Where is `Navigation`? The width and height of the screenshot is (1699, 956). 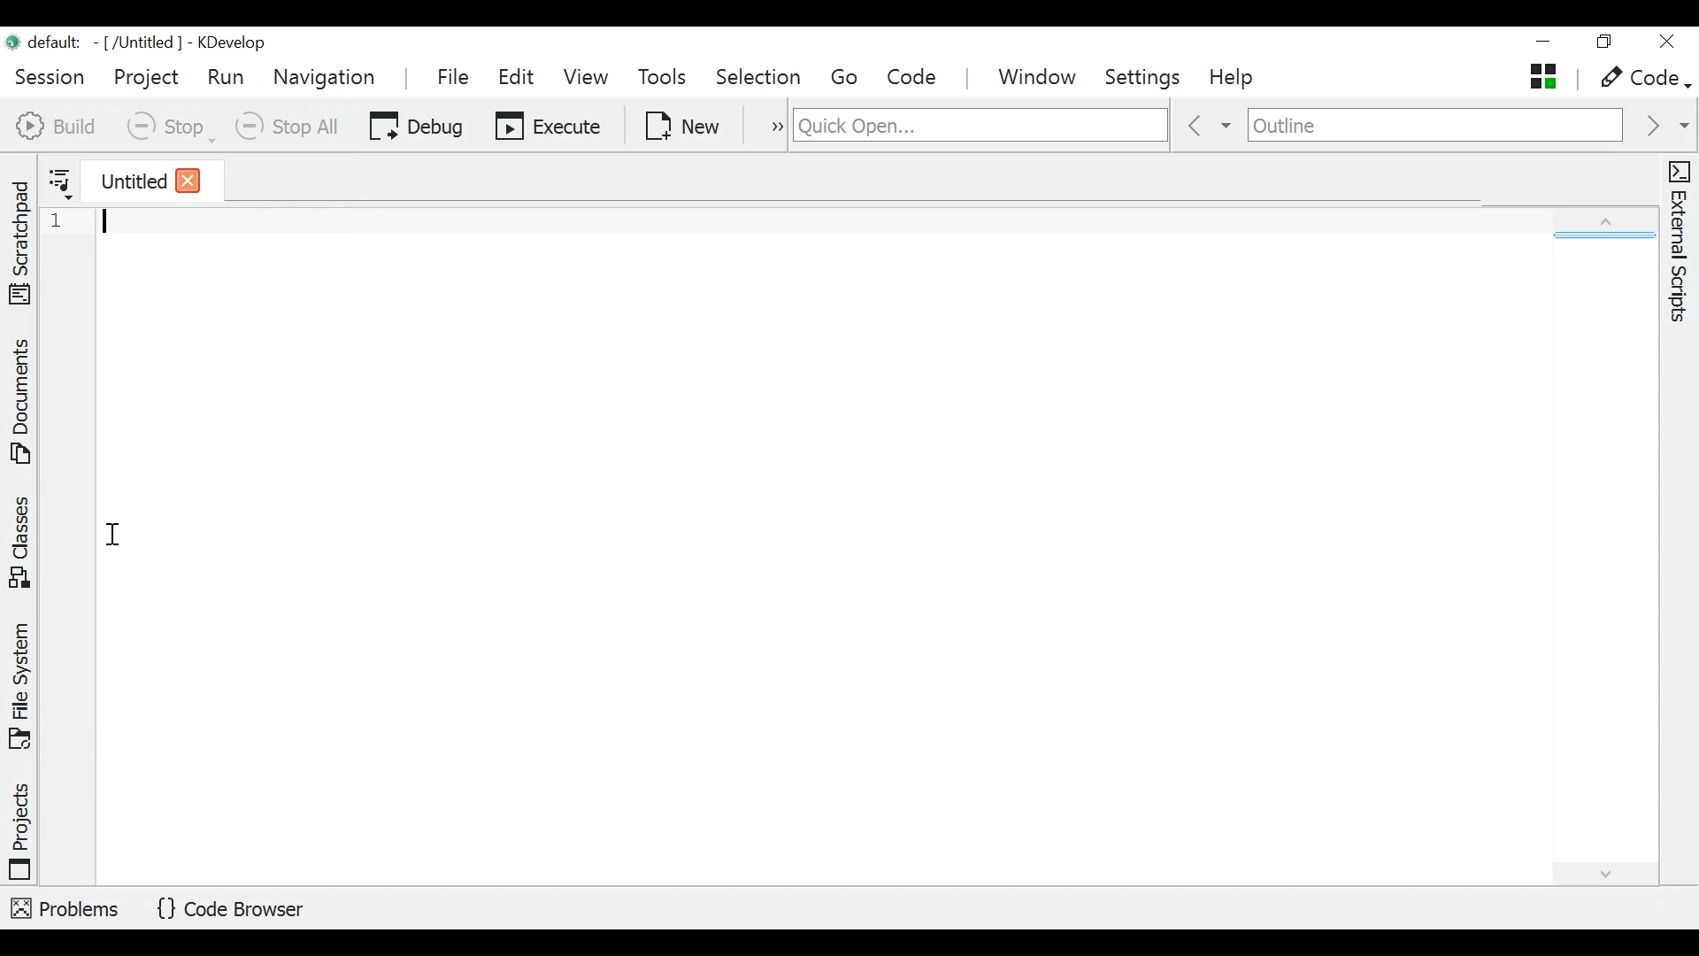
Navigation is located at coordinates (326, 79).